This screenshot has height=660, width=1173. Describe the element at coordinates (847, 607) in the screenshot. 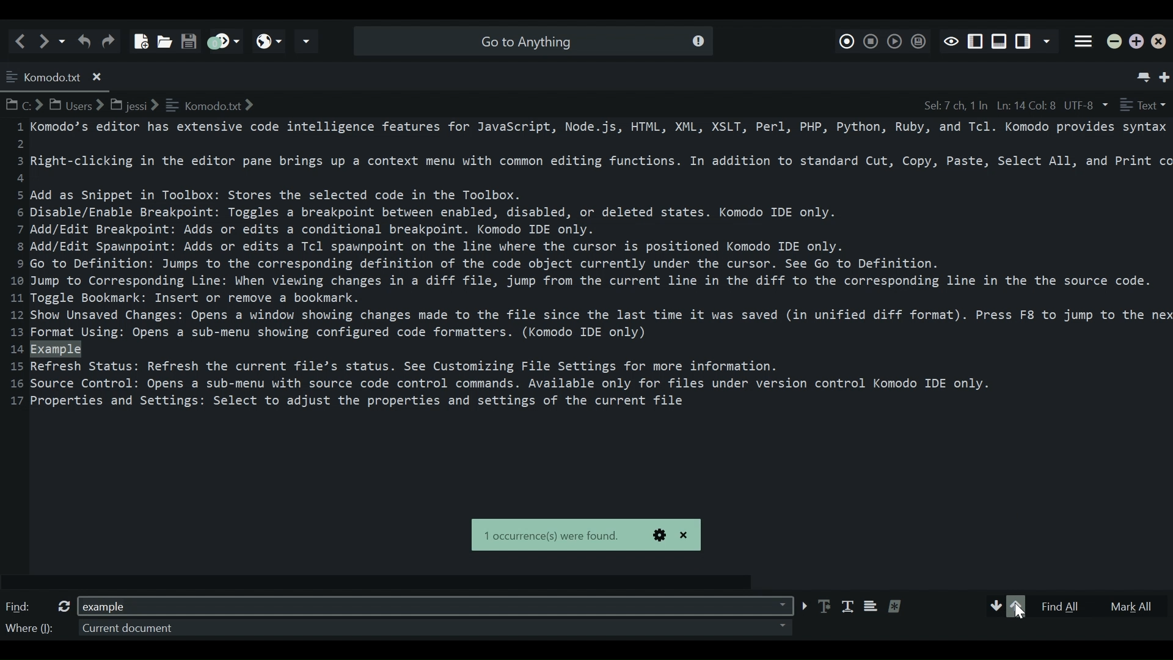

I see `Match Whole words` at that location.